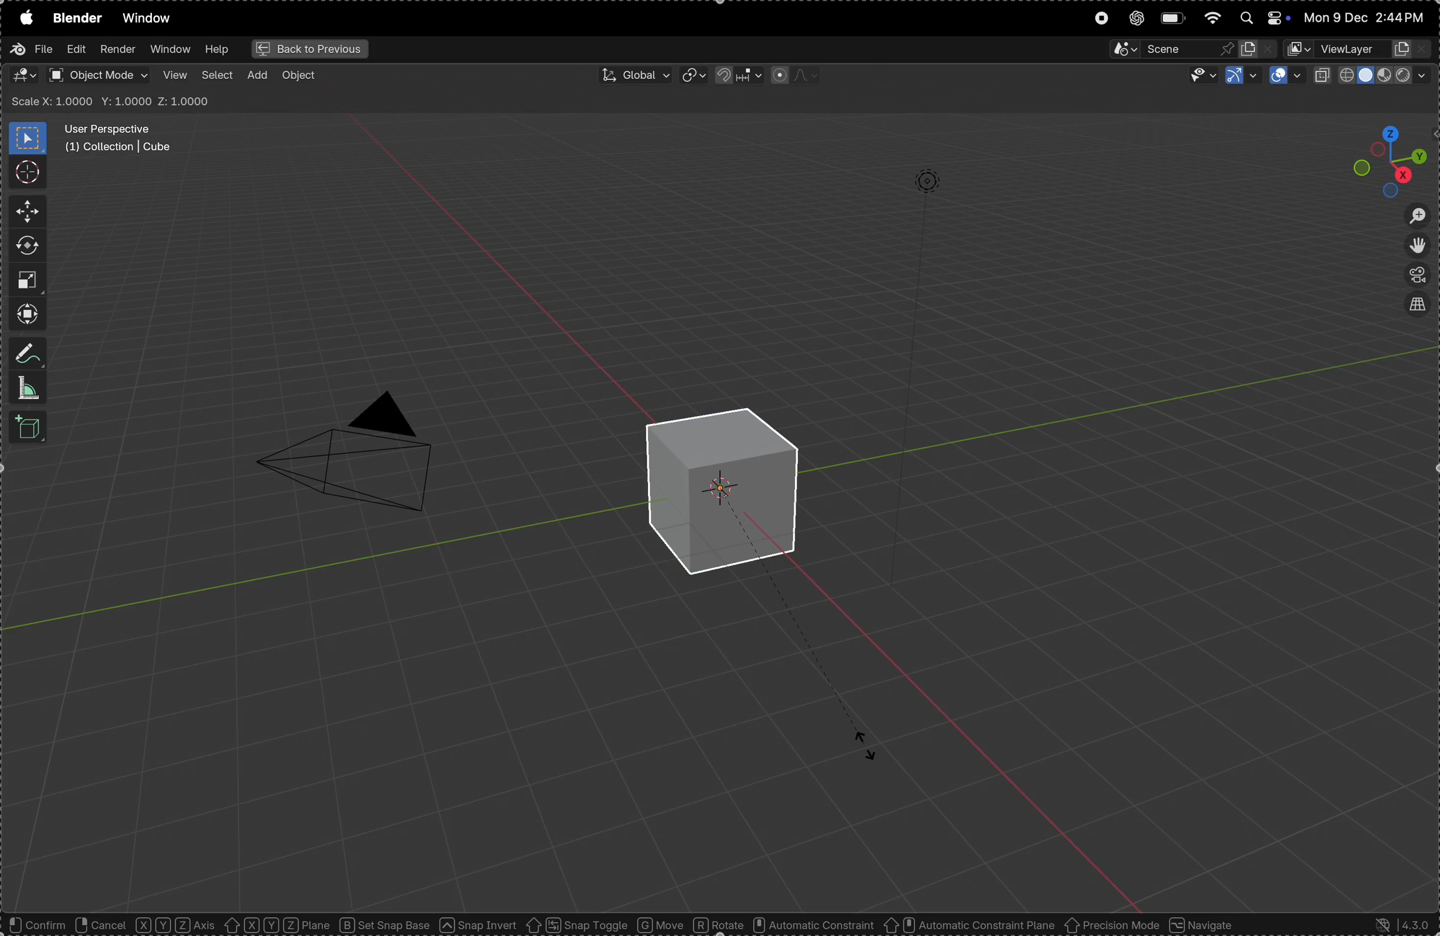 This screenshot has height=936, width=1440. What do you see at coordinates (25, 388) in the screenshot?
I see `measure` at bounding box center [25, 388].